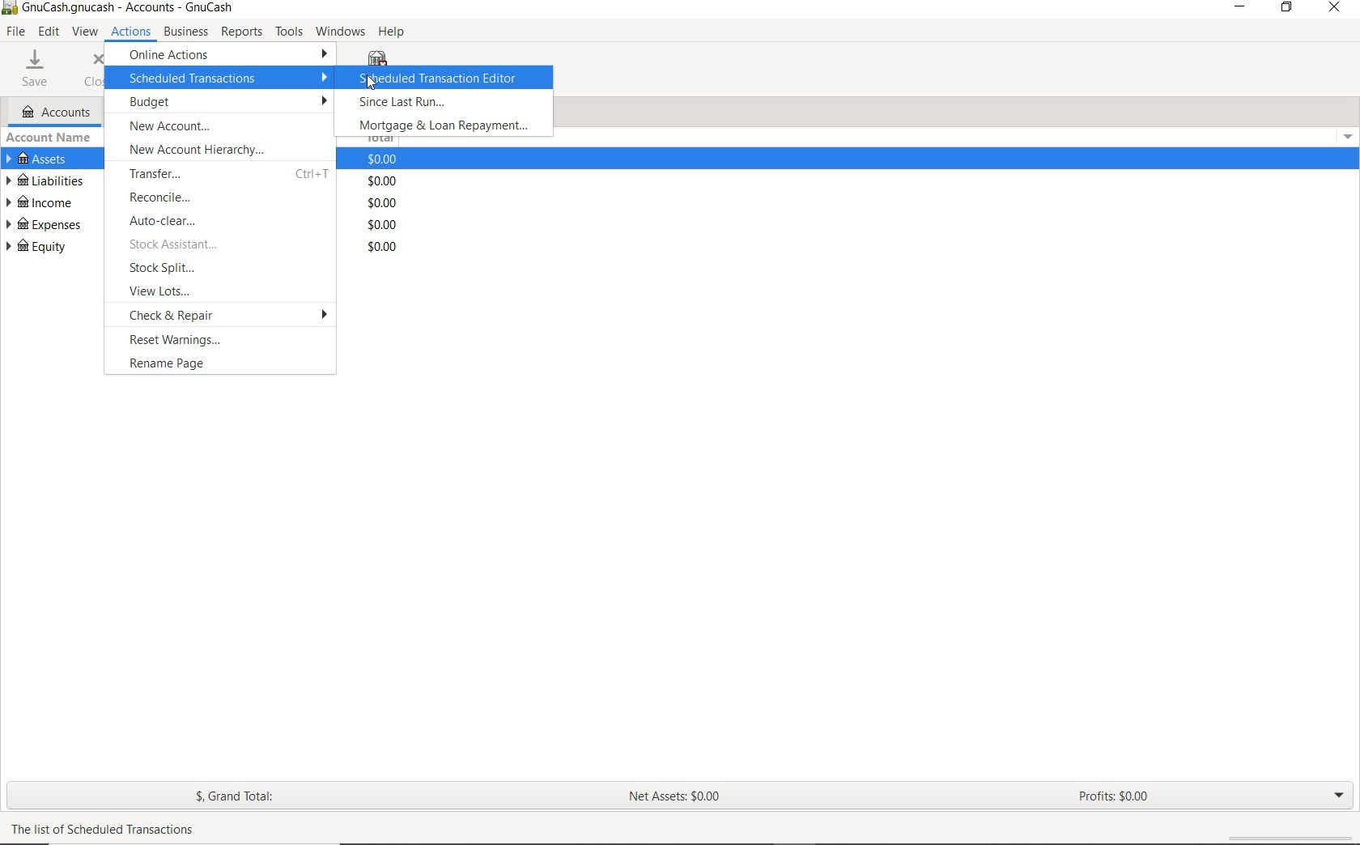 Image resolution: width=1360 pixels, height=845 pixels. I want to click on RENAME PAGE, so click(225, 365).